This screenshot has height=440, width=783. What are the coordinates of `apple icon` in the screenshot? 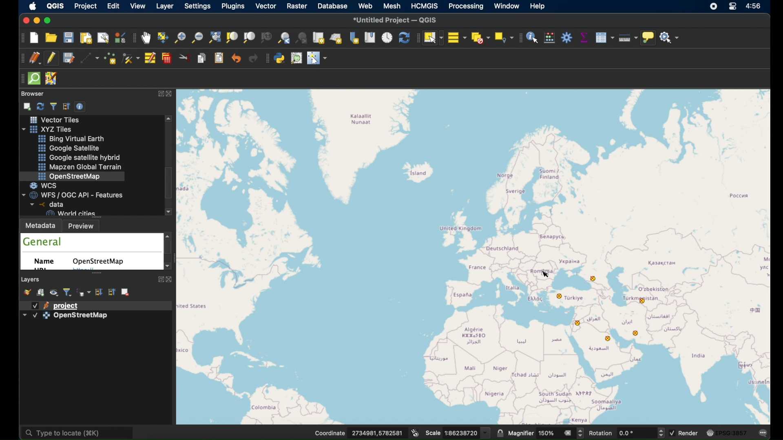 It's located at (35, 7).